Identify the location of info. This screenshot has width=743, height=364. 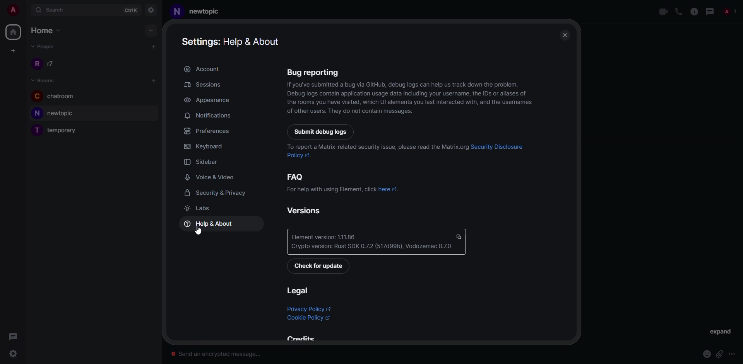
(412, 99).